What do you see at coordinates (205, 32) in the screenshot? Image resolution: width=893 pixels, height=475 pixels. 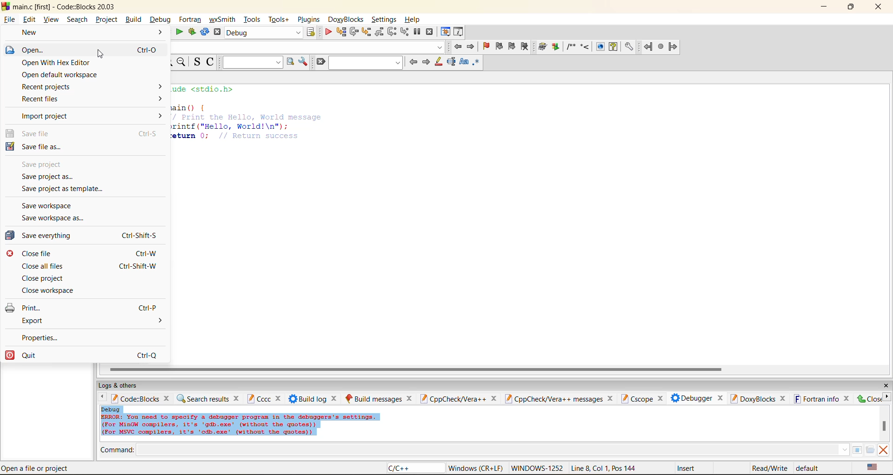 I see `rebuild` at bounding box center [205, 32].